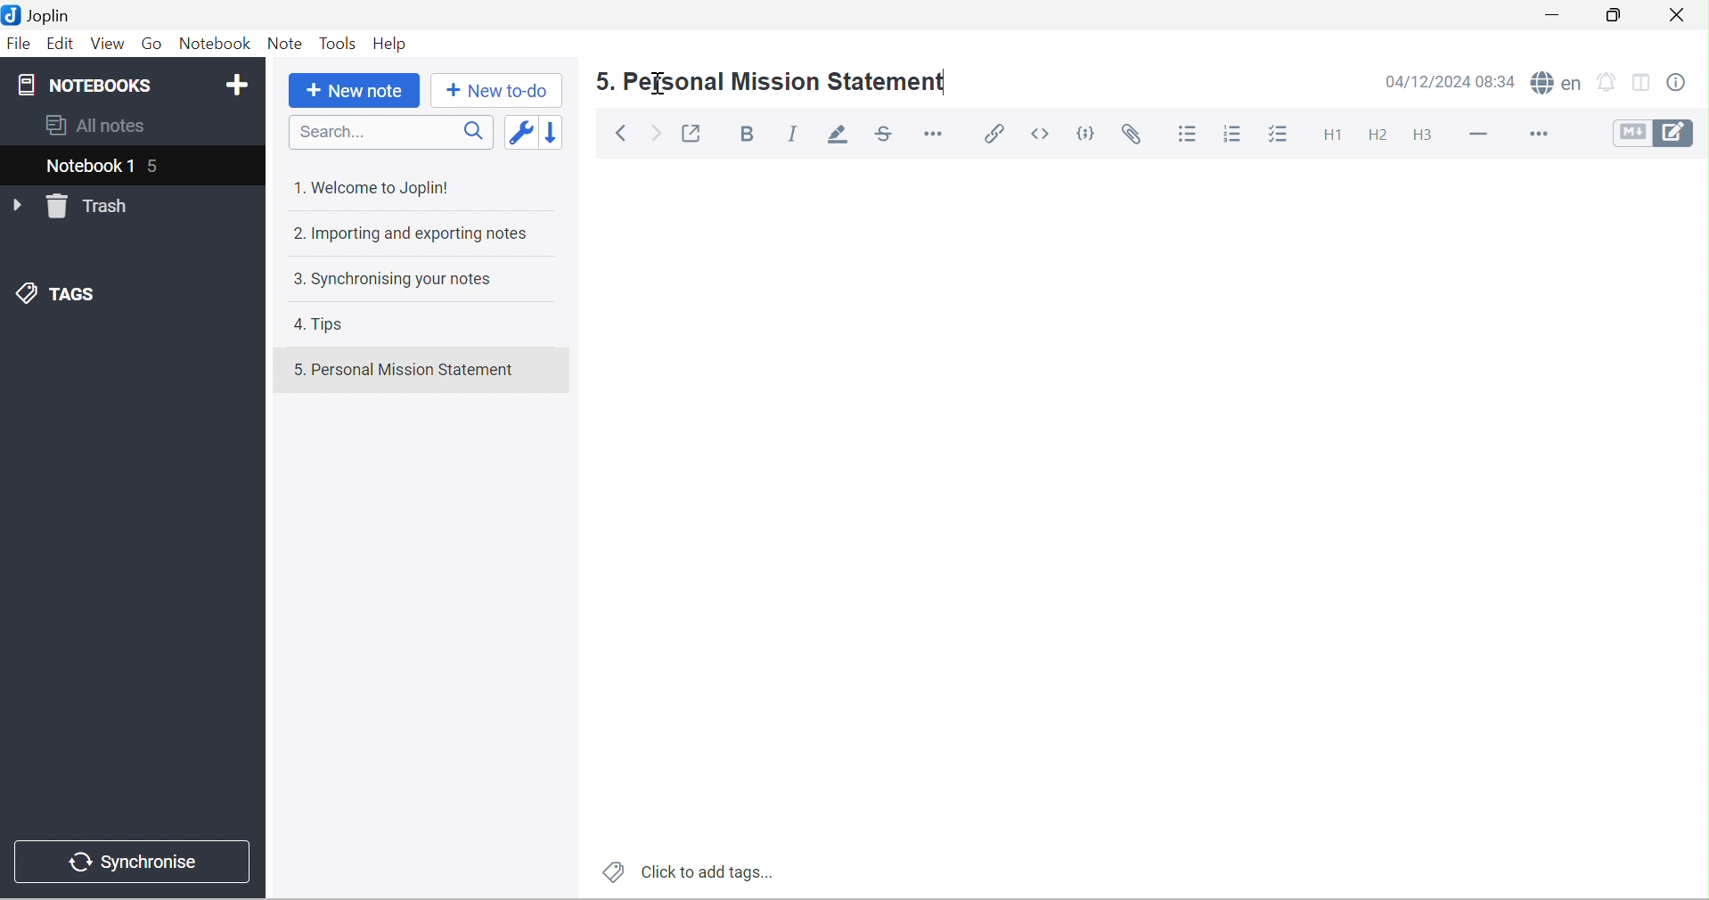 This screenshot has width=1709, height=900. I want to click on Go, so click(157, 44).